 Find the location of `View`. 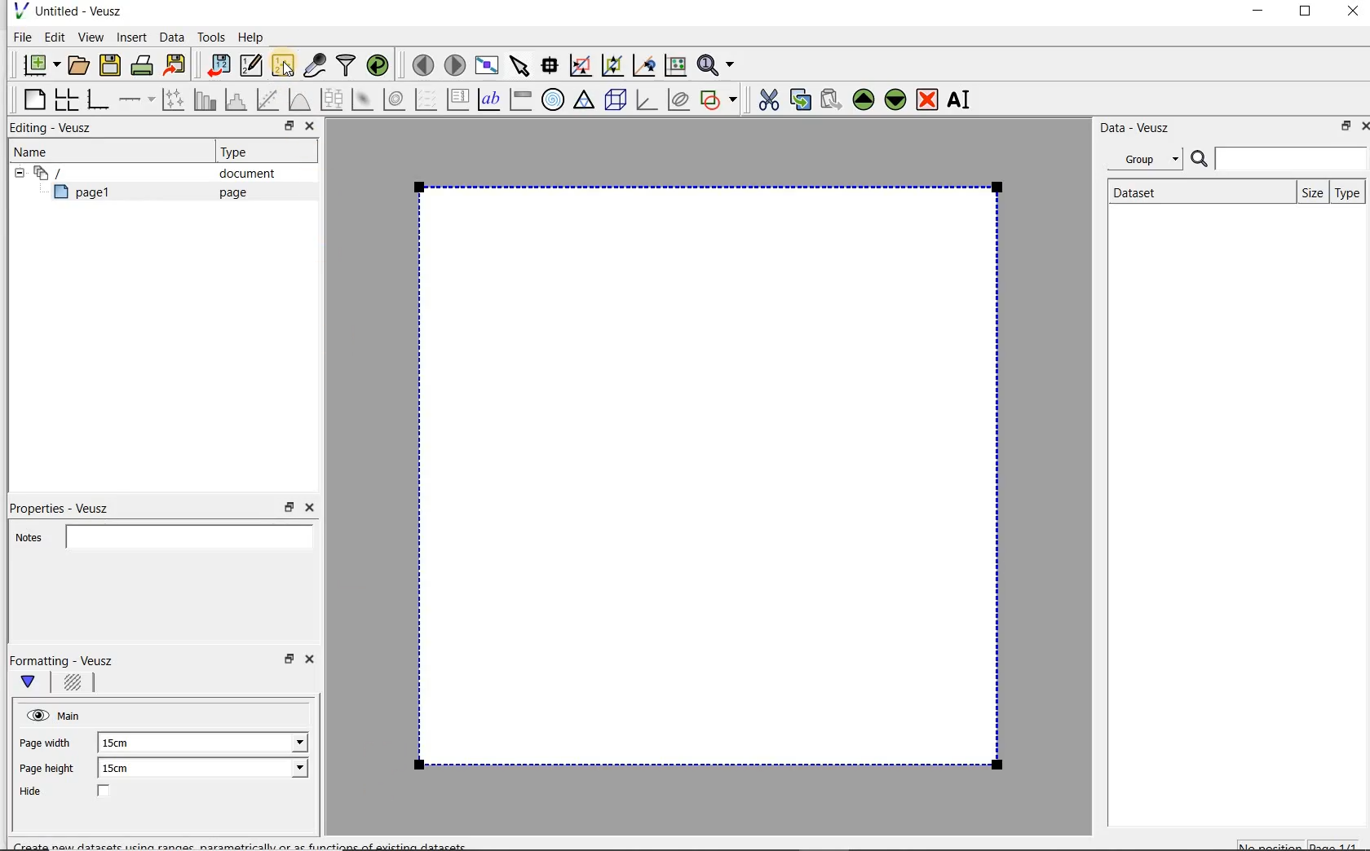

View is located at coordinates (91, 35).